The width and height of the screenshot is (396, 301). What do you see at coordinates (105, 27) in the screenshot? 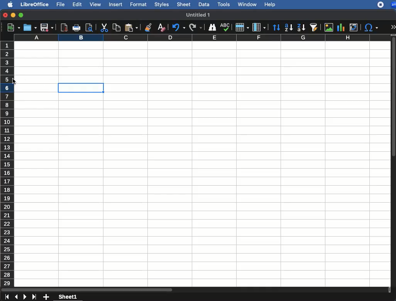
I see `cut` at bounding box center [105, 27].